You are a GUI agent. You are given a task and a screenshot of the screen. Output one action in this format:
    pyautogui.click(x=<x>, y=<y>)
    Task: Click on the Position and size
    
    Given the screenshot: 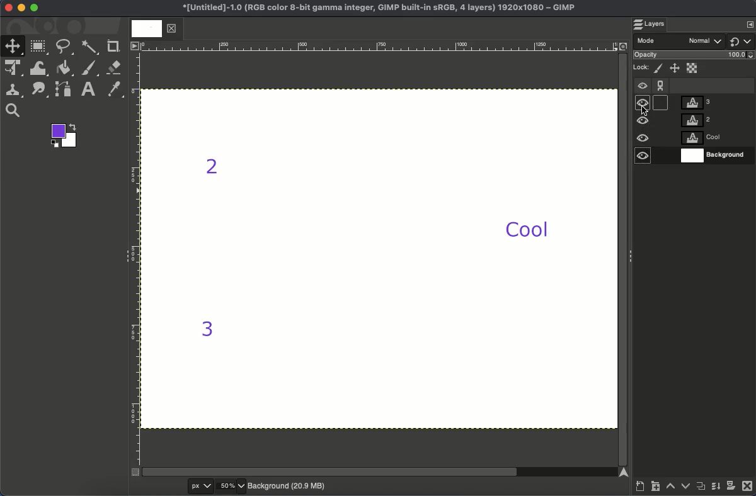 What is the action you would take?
    pyautogui.click(x=675, y=69)
    